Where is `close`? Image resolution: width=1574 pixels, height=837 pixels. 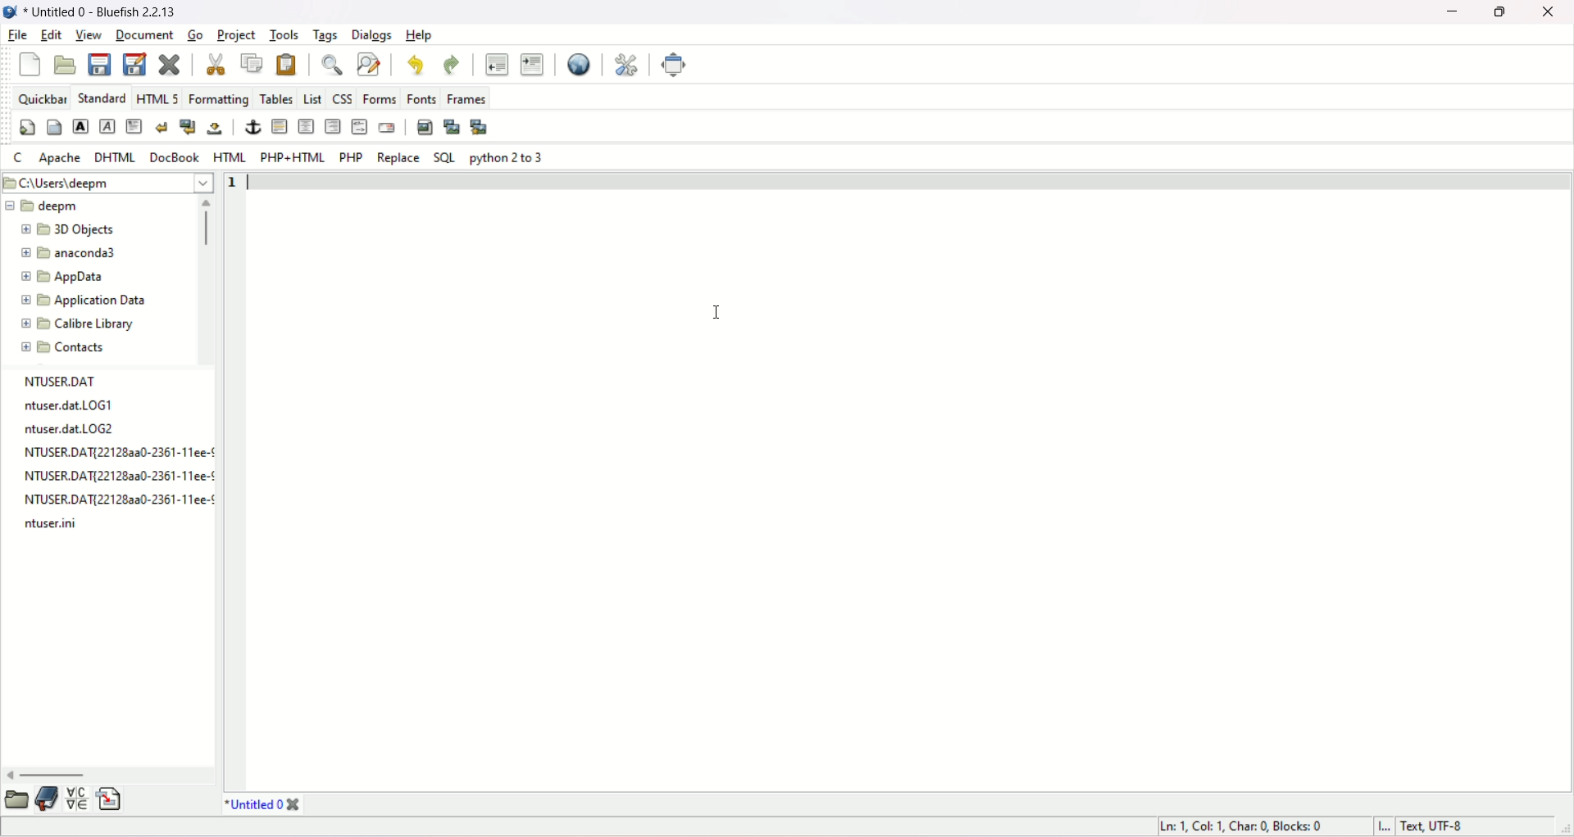 close is located at coordinates (1551, 12).